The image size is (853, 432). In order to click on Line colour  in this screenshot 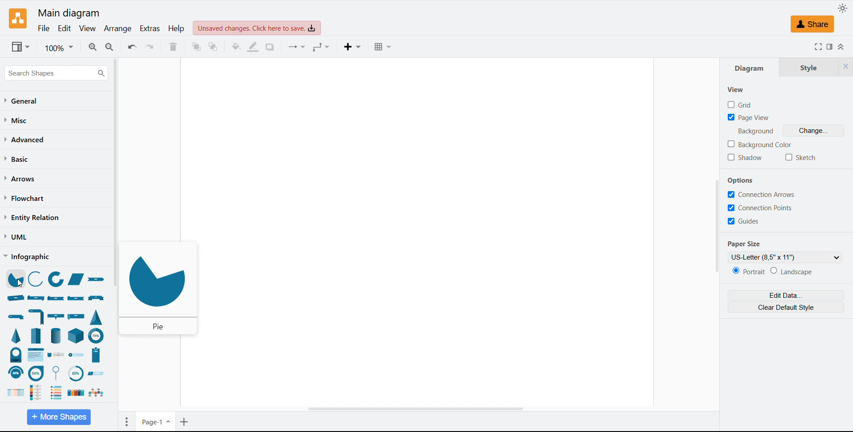, I will do `click(254, 48)`.